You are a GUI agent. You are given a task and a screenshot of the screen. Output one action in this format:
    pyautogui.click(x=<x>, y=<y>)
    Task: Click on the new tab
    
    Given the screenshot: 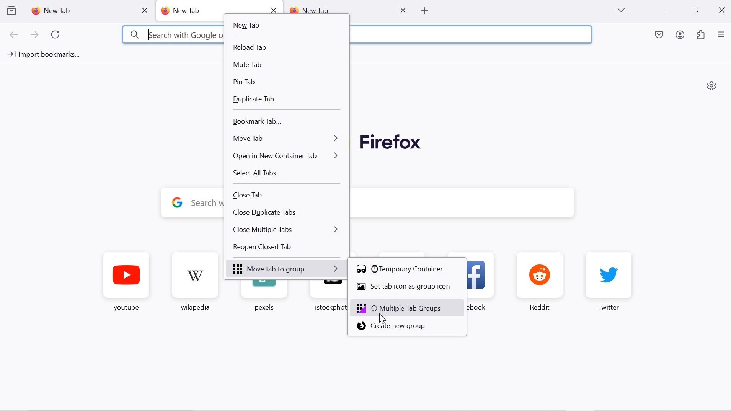 What is the action you would take?
    pyautogui.click(x=80, y=11)
    